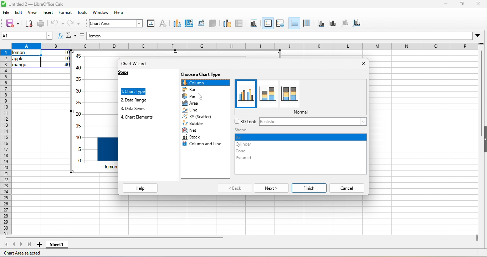  I want to click on data tables, so click(240, 23).